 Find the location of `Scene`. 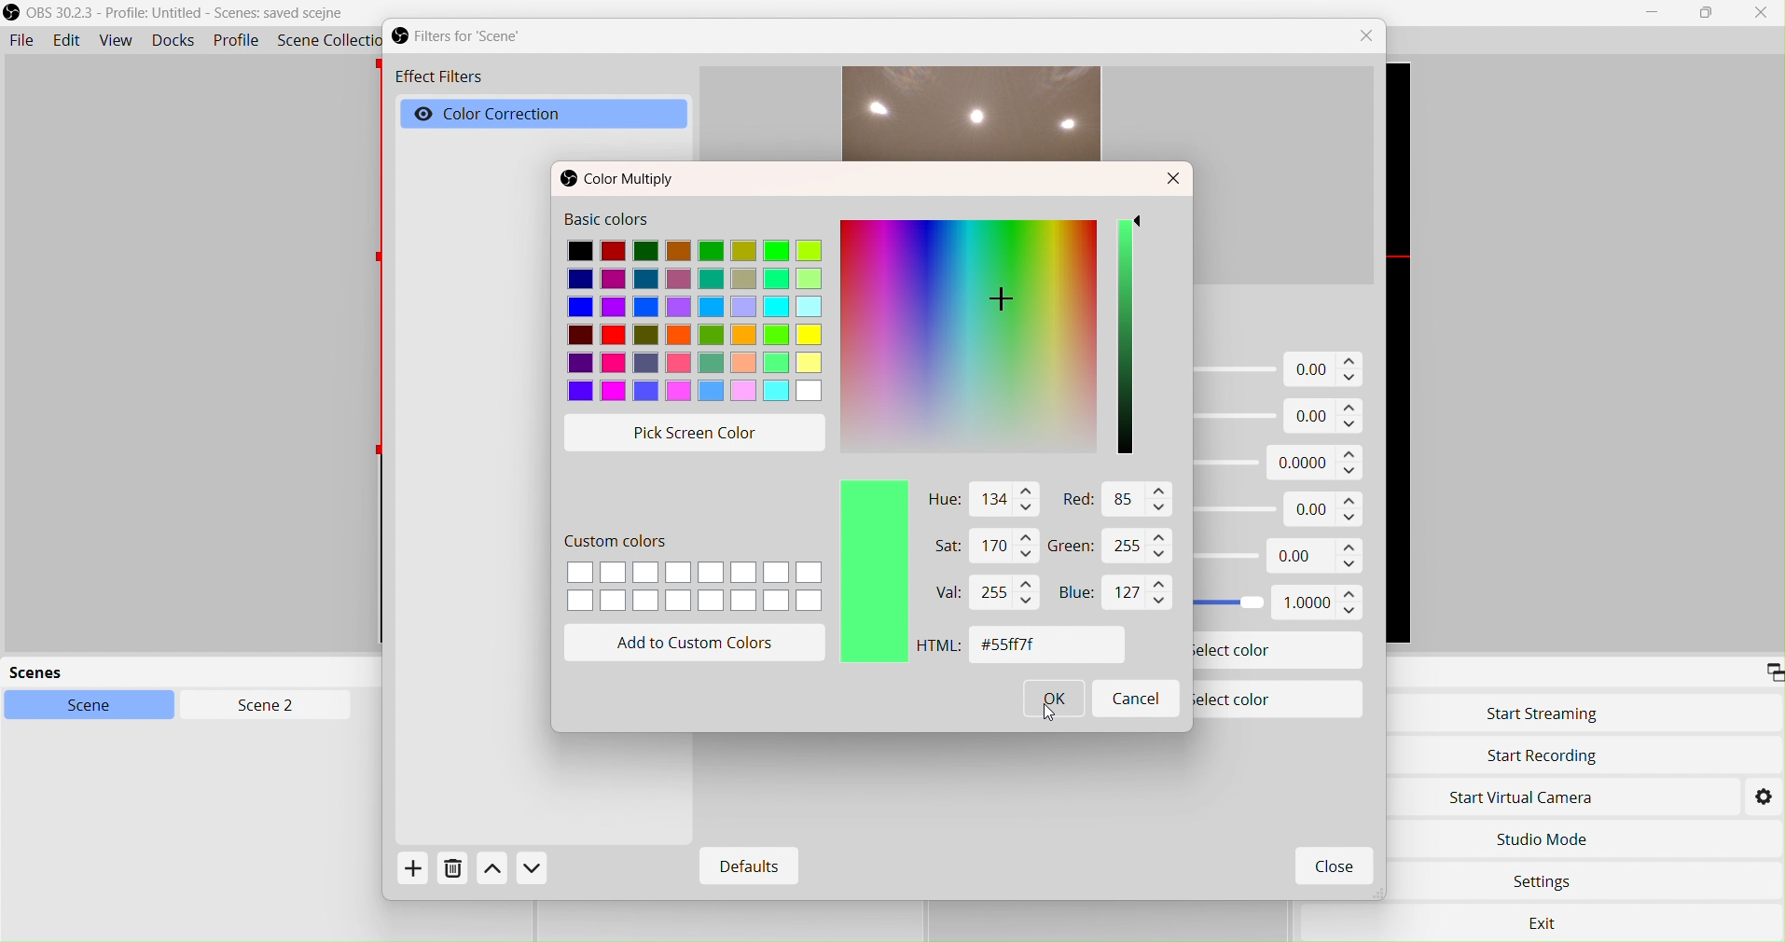

Scene is located at coordinates (100, 706).